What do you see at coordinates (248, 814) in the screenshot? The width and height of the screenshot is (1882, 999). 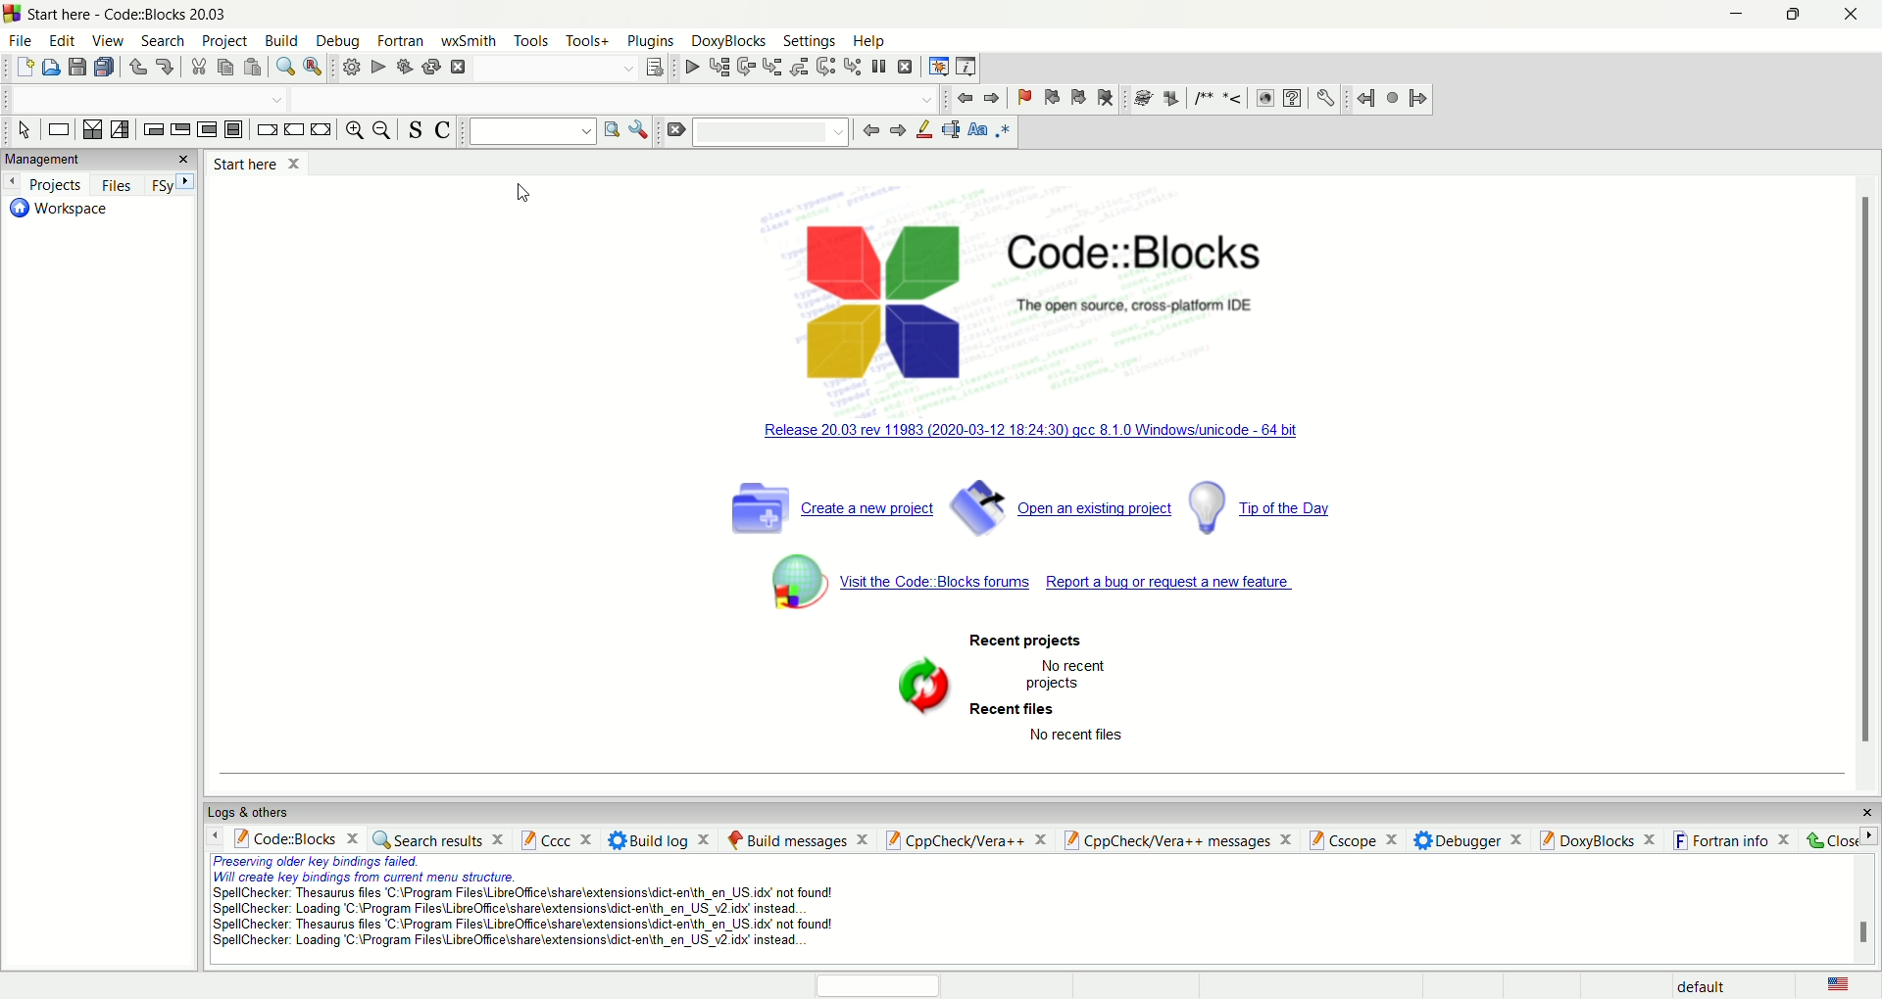 I see `logs and others` at bounding box center [248, 814].